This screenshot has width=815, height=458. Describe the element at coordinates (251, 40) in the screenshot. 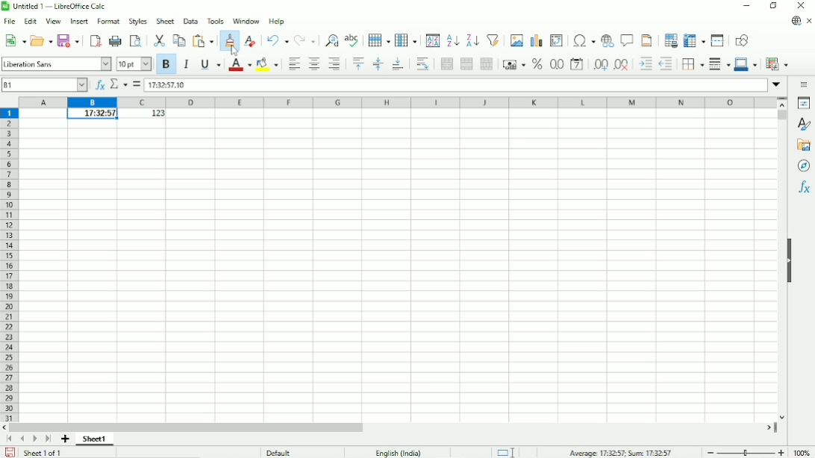

I see `Clear direct formatting` at that location.